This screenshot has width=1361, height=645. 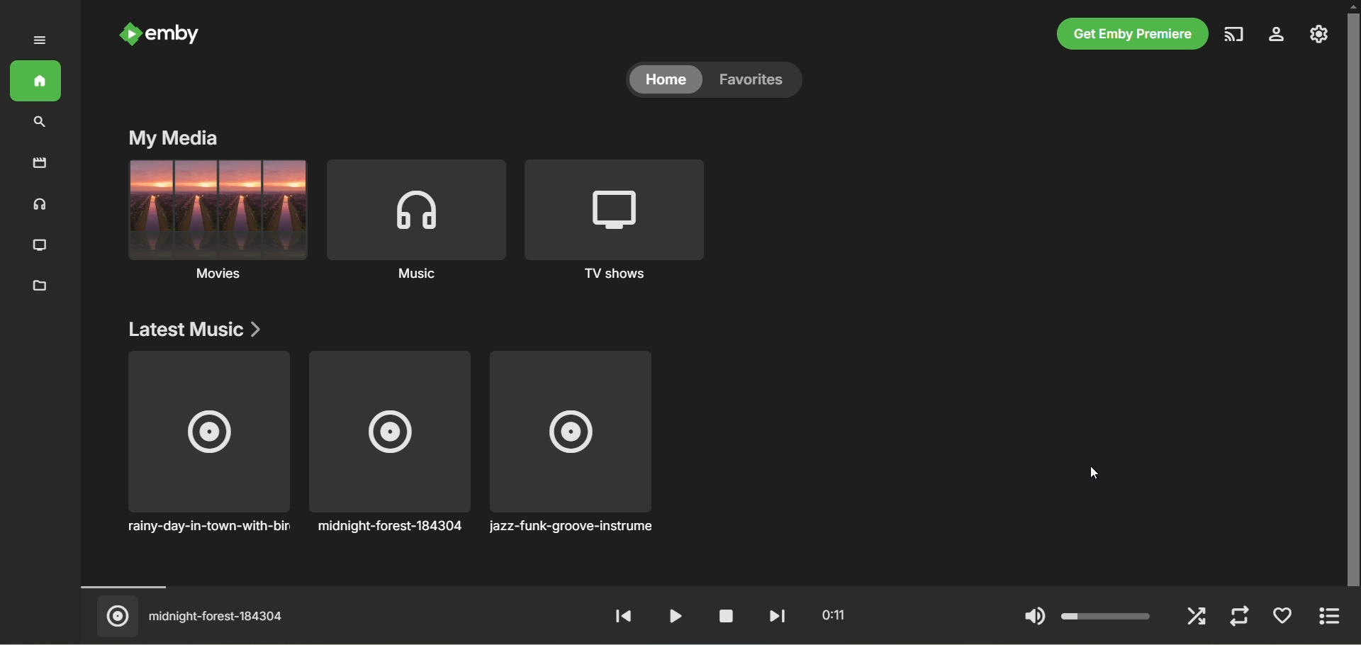 What do you see at coordinates (161, 36) in the screenshot?
I see `emby` at bounding box center [161, 36].